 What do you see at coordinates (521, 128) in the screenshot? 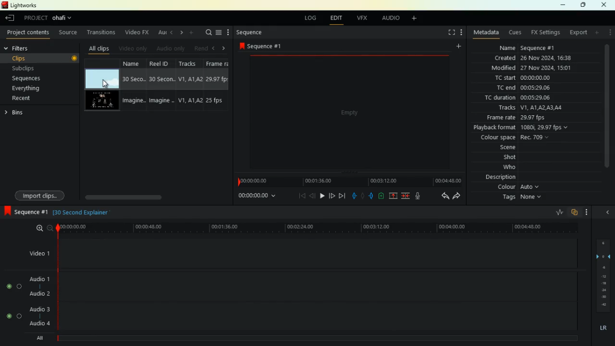
I see `playback format 1080i 29.97 fps` at bounding box center [521, 128].